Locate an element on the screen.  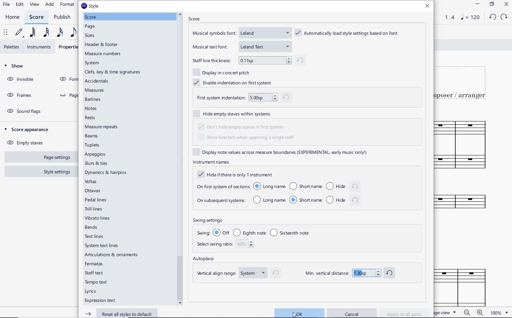
PLAY TIME is located at coordinates (445, 17).